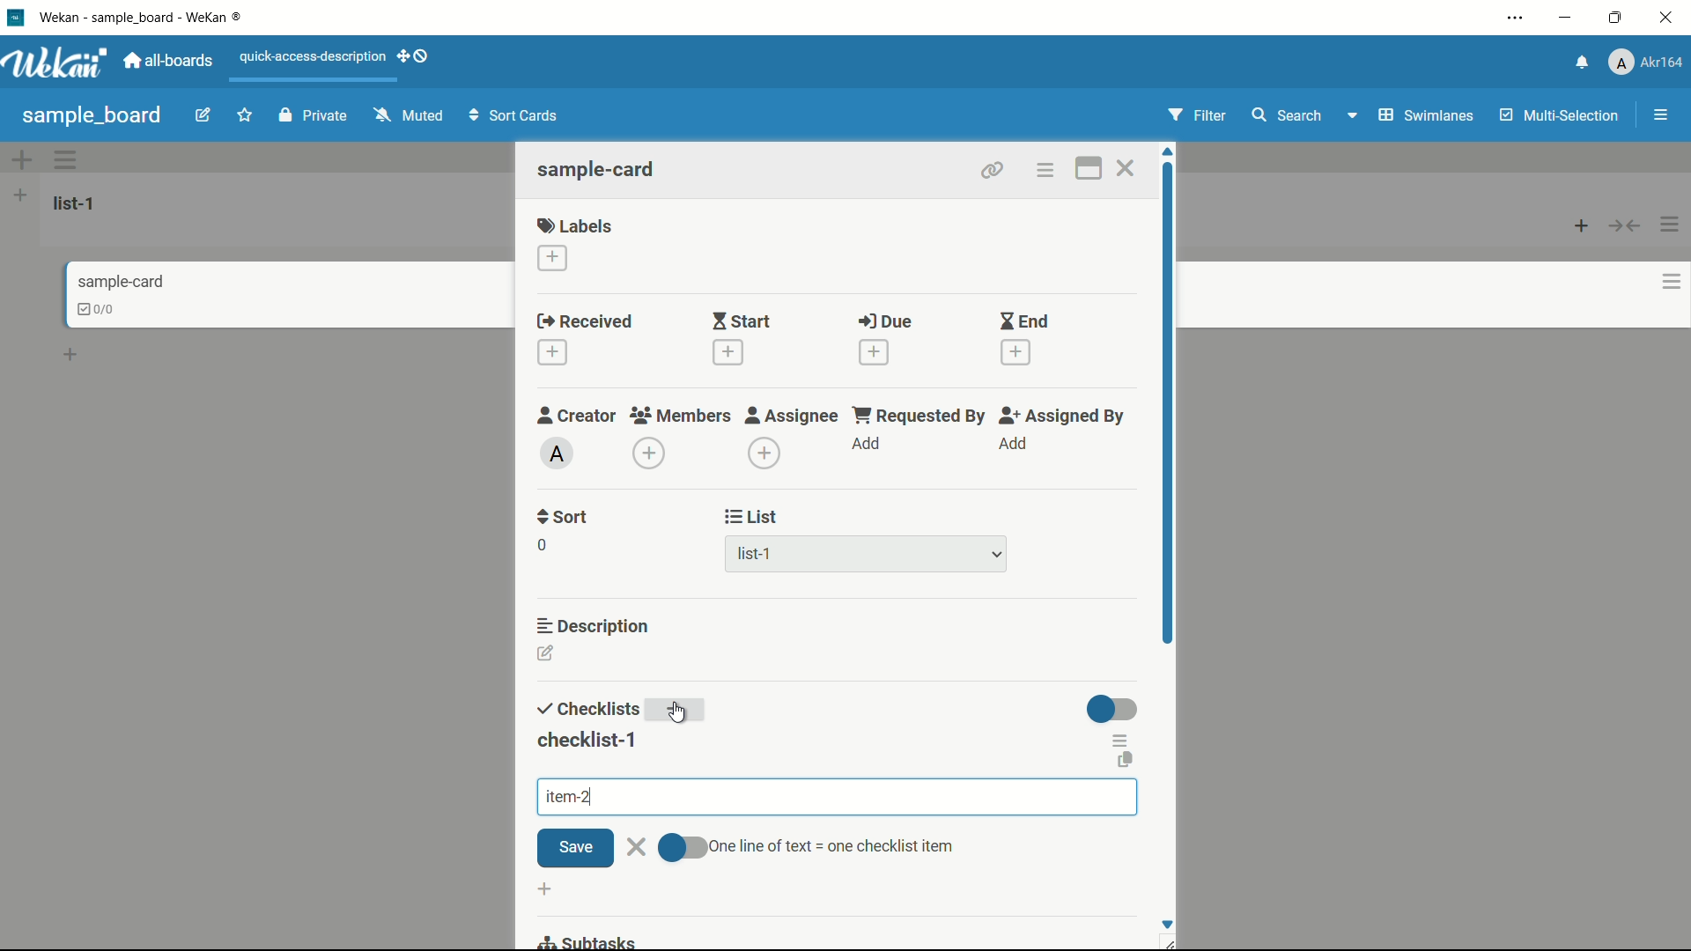  Describe the element at coordinates (757, 557) in the screenshot. I see `list-1` at that location.